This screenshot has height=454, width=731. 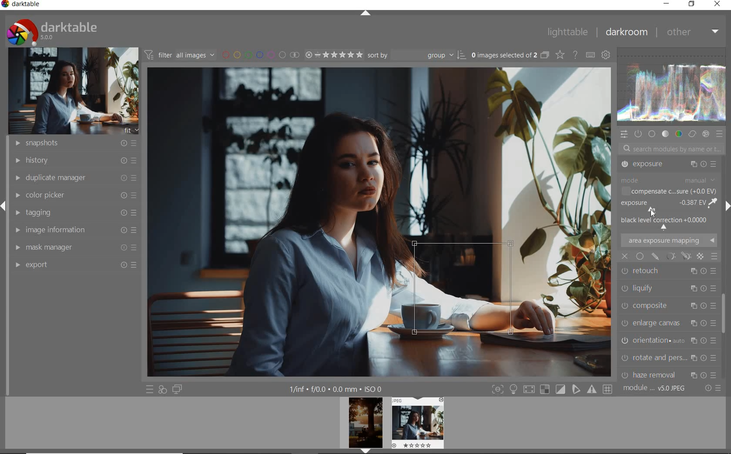 I want to click on CORRECT, so click(x=692, y=133).